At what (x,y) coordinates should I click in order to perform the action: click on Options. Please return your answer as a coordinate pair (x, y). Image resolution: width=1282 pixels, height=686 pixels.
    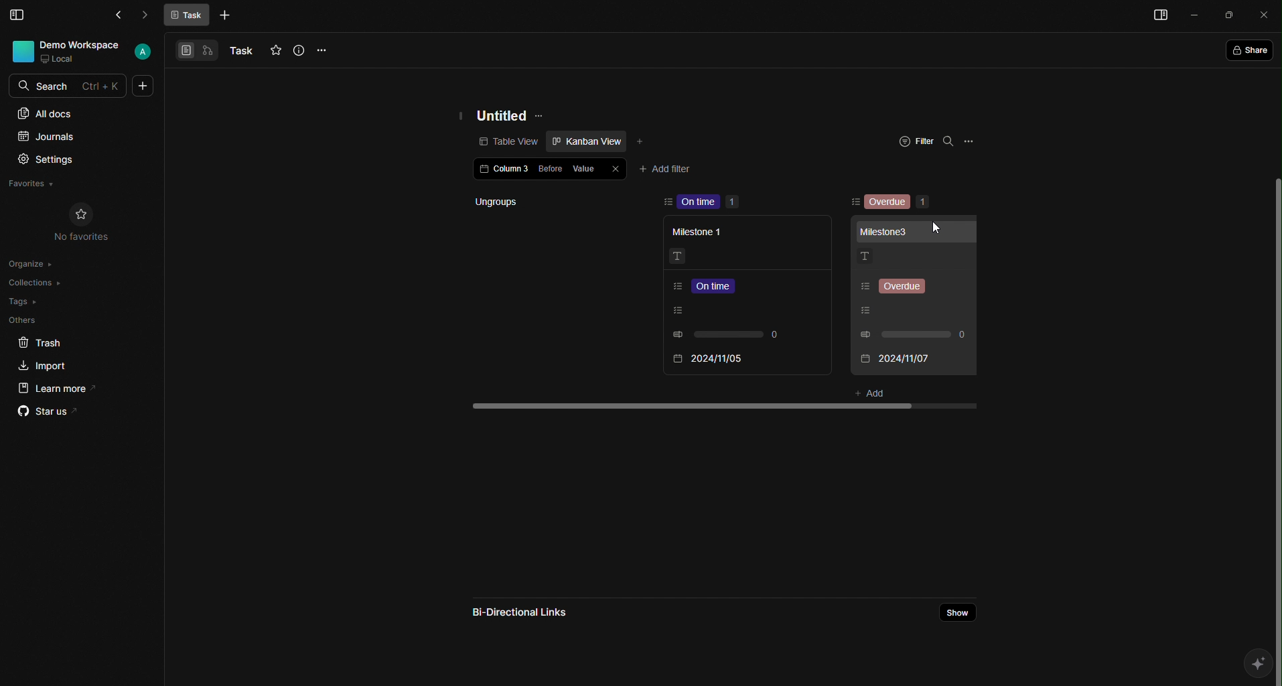
    Looking at the image, I should click on (323, 50).